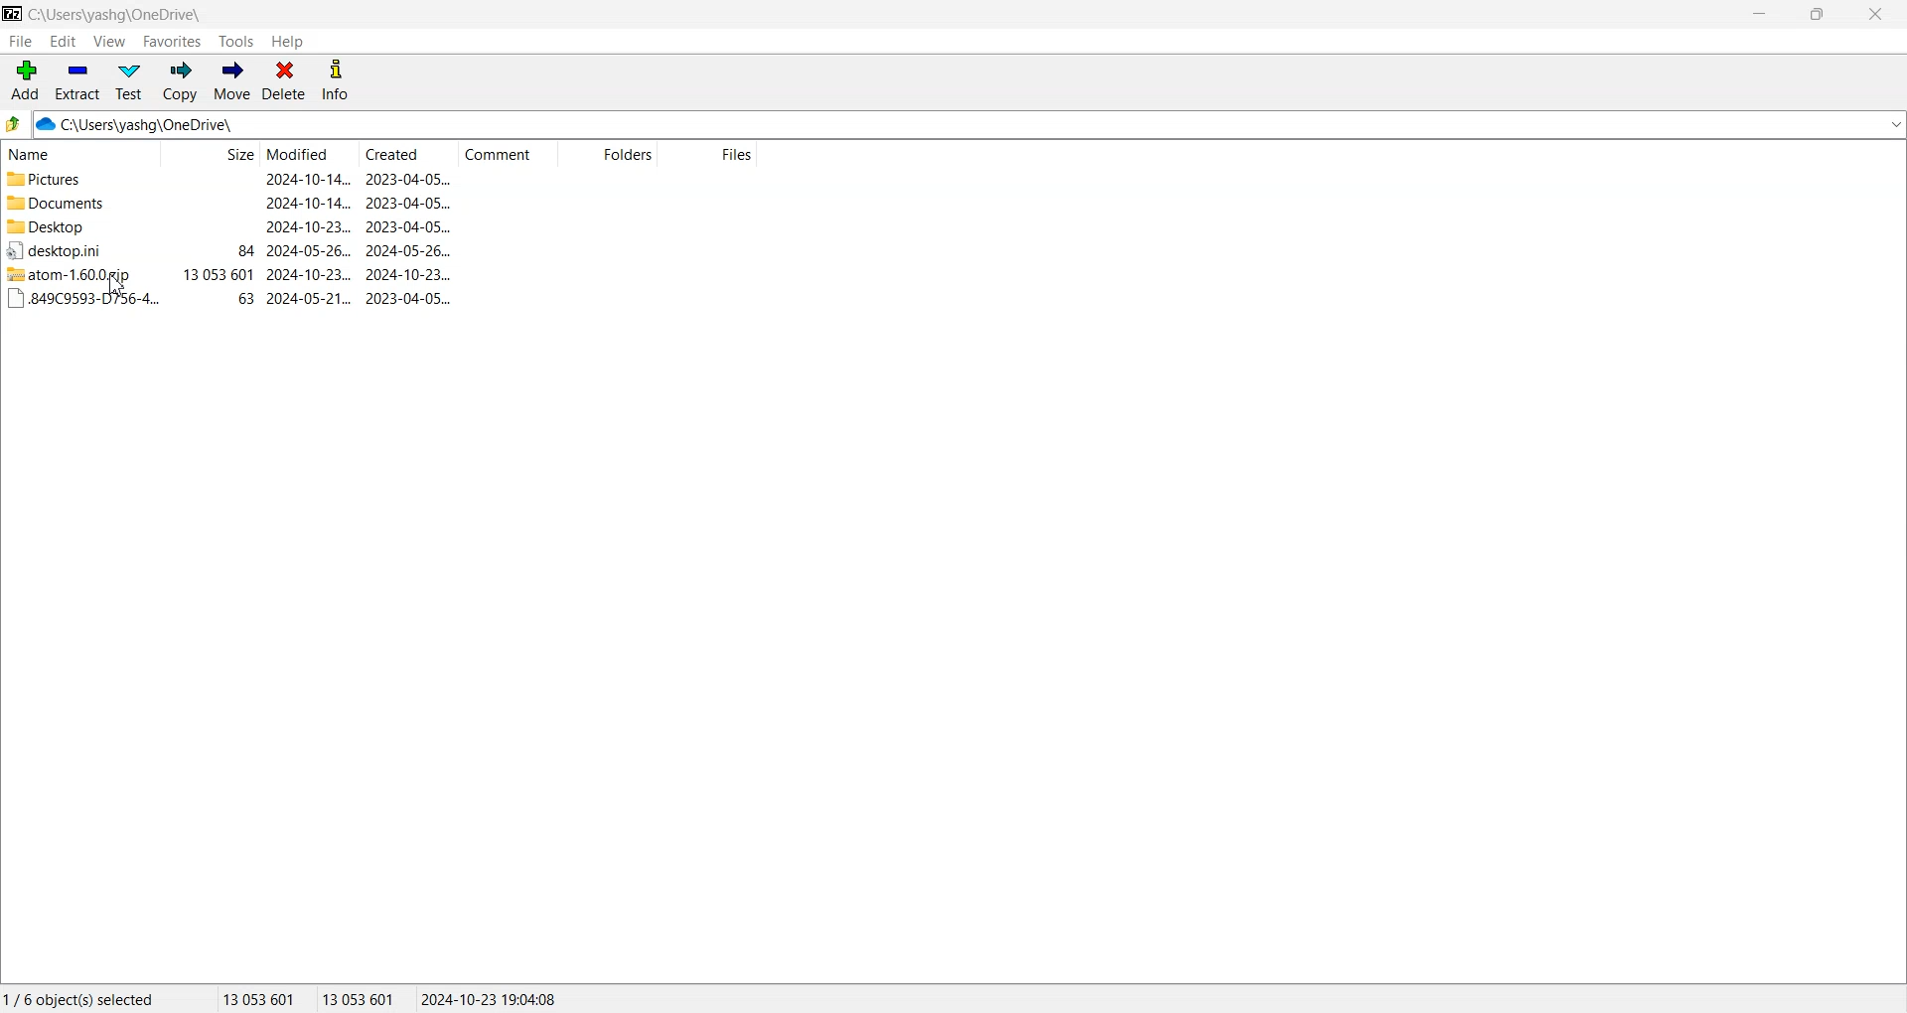  Describe the element at coordinates (335, 81) in the screenshot. I see `Info` at that location.